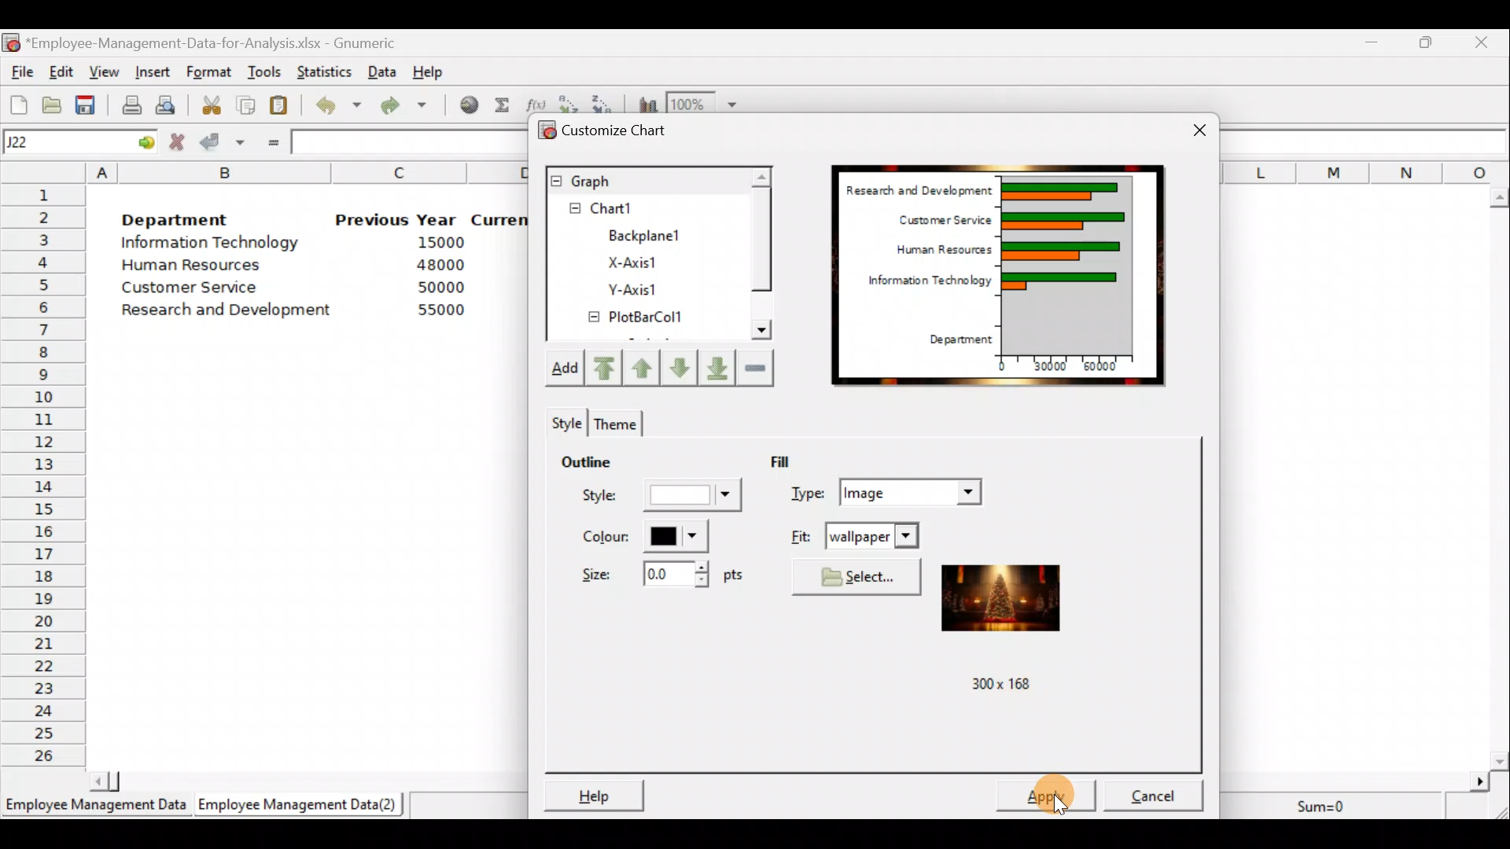 The height and width of the screenshot is (849, 1510). What do you see at coordinates (429, 68) in the screenshot?
I see `Help` at bounding box center [429, 68].